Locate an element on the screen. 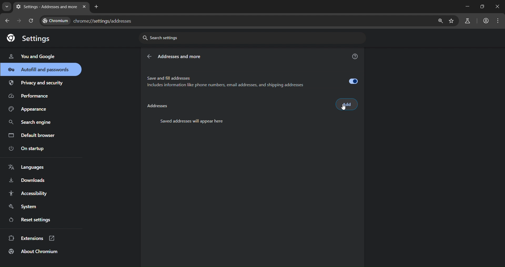 Image resolution: width=505 pixels, height=267 pixels. cursor is located at coordinates (344, 108).